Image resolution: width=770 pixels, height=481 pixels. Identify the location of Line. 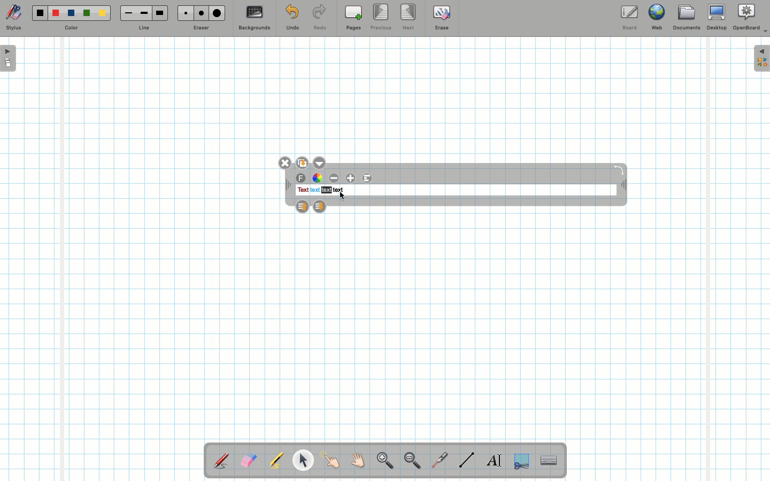
(467, 460).